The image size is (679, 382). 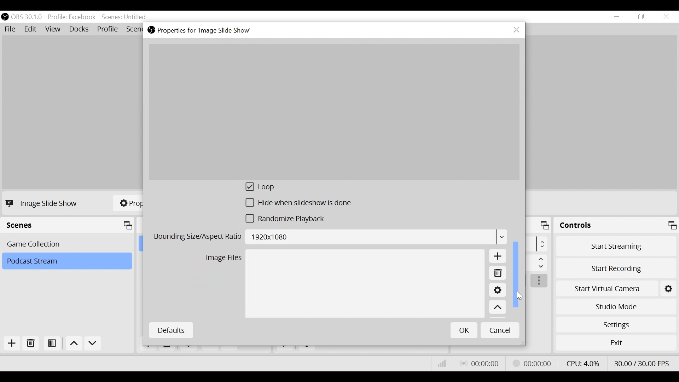 What do you see at coordinates (464, 330) in the screenshot?
I see `OK` at bounding box center [464, 330].